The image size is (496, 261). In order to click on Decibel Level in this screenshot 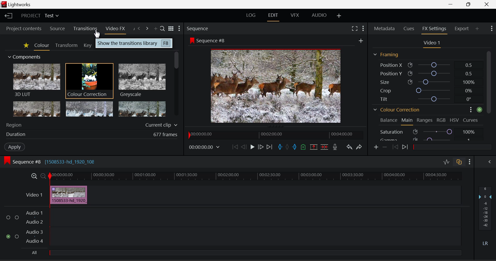, I will do `click(487, 217)`.